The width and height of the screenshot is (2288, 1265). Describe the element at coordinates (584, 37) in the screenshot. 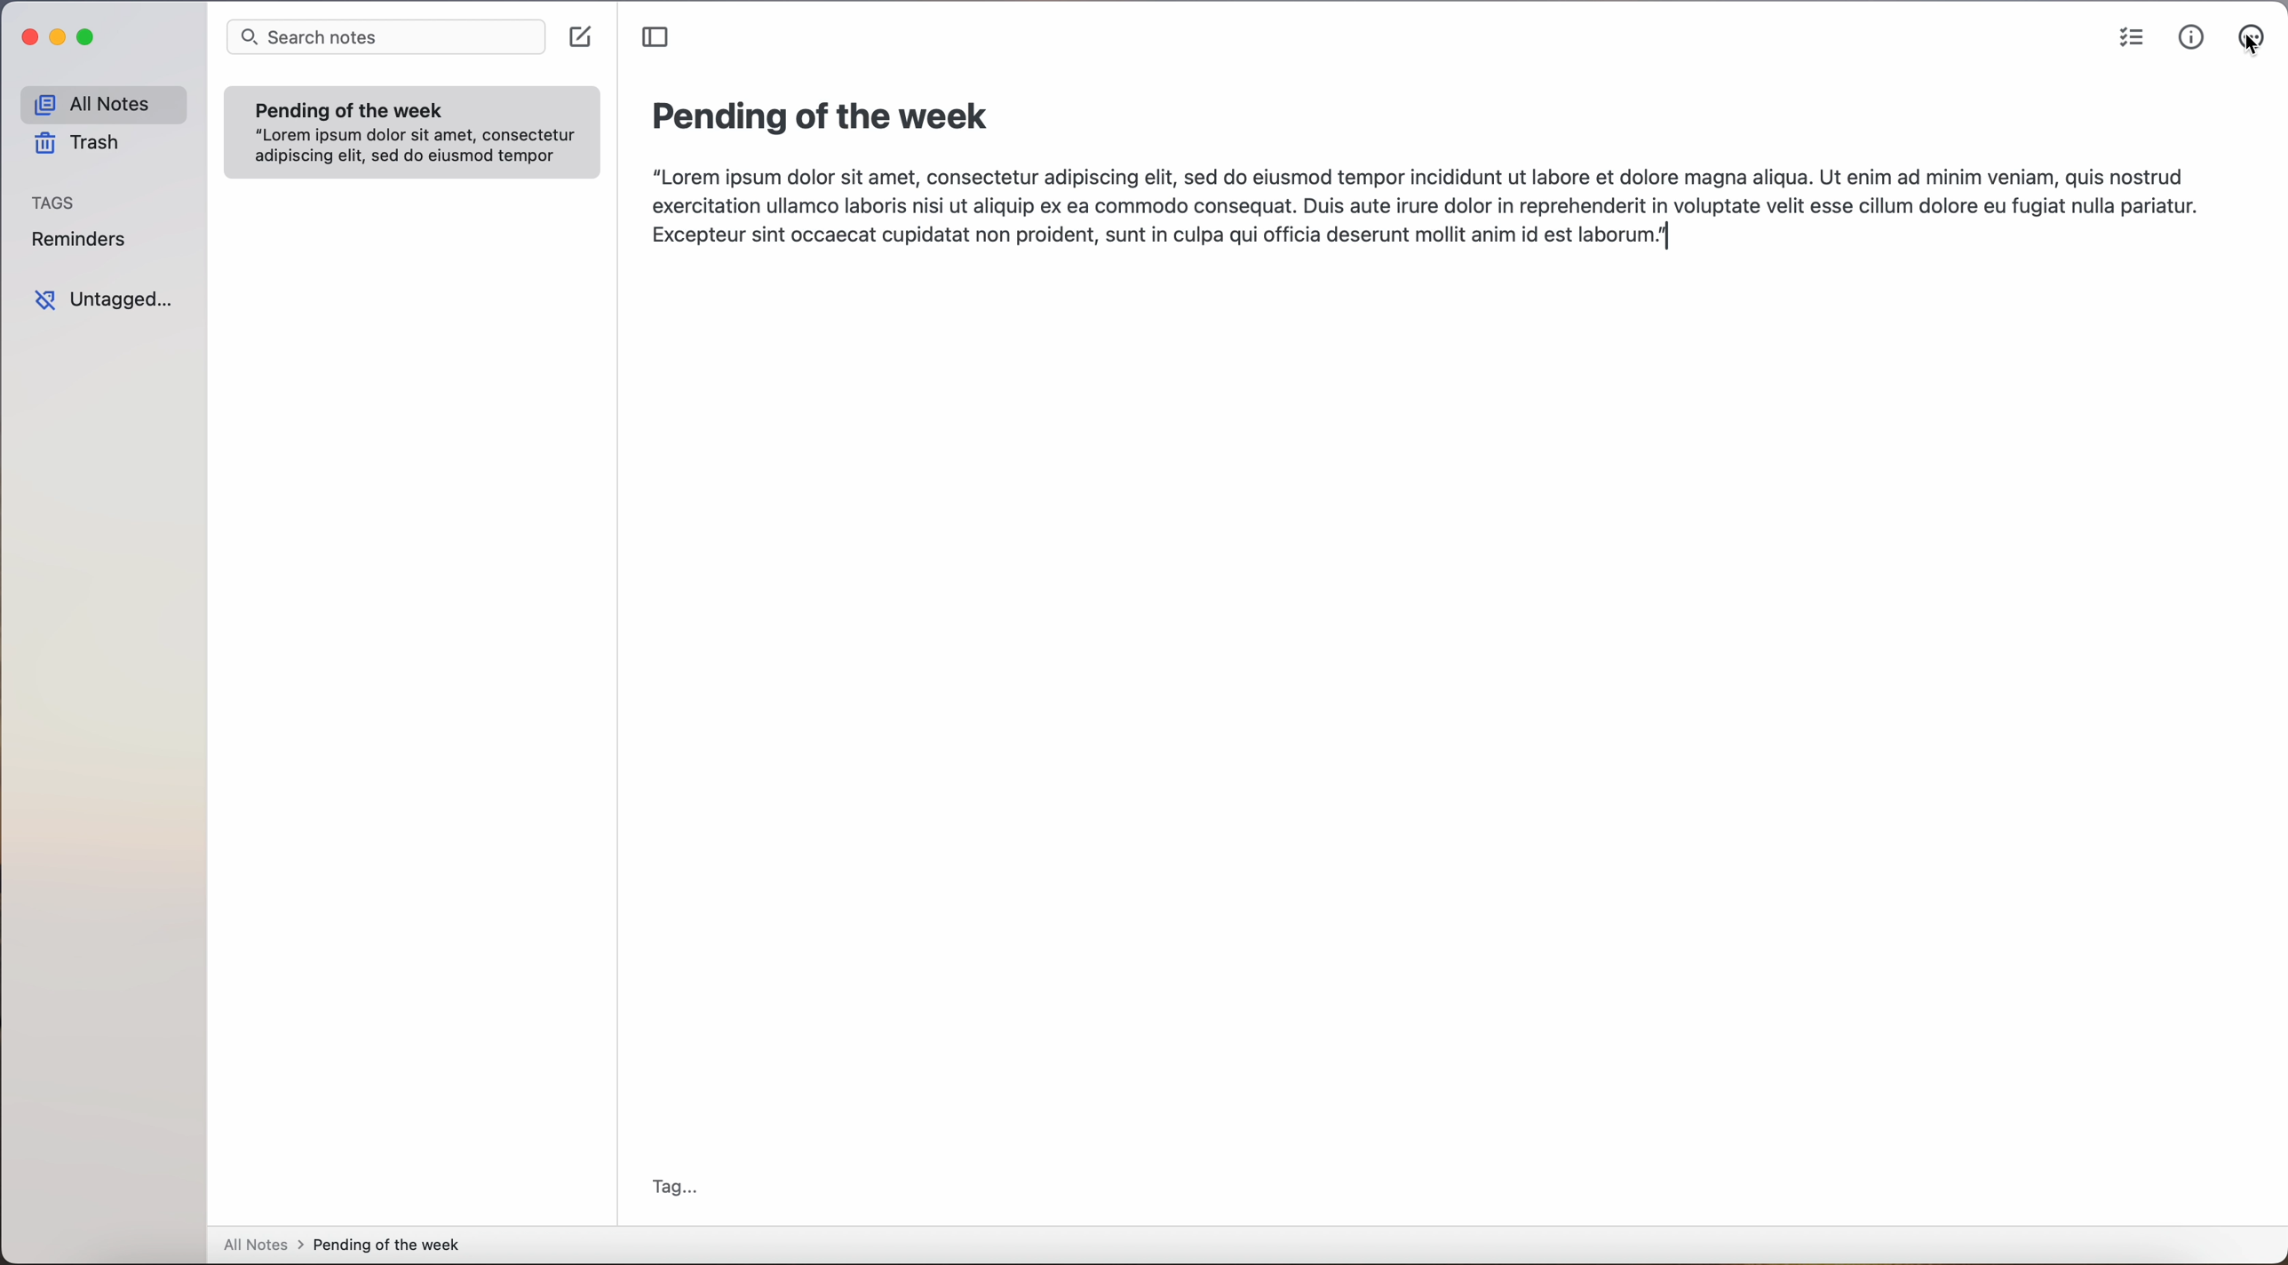

I see `create note` at that location.